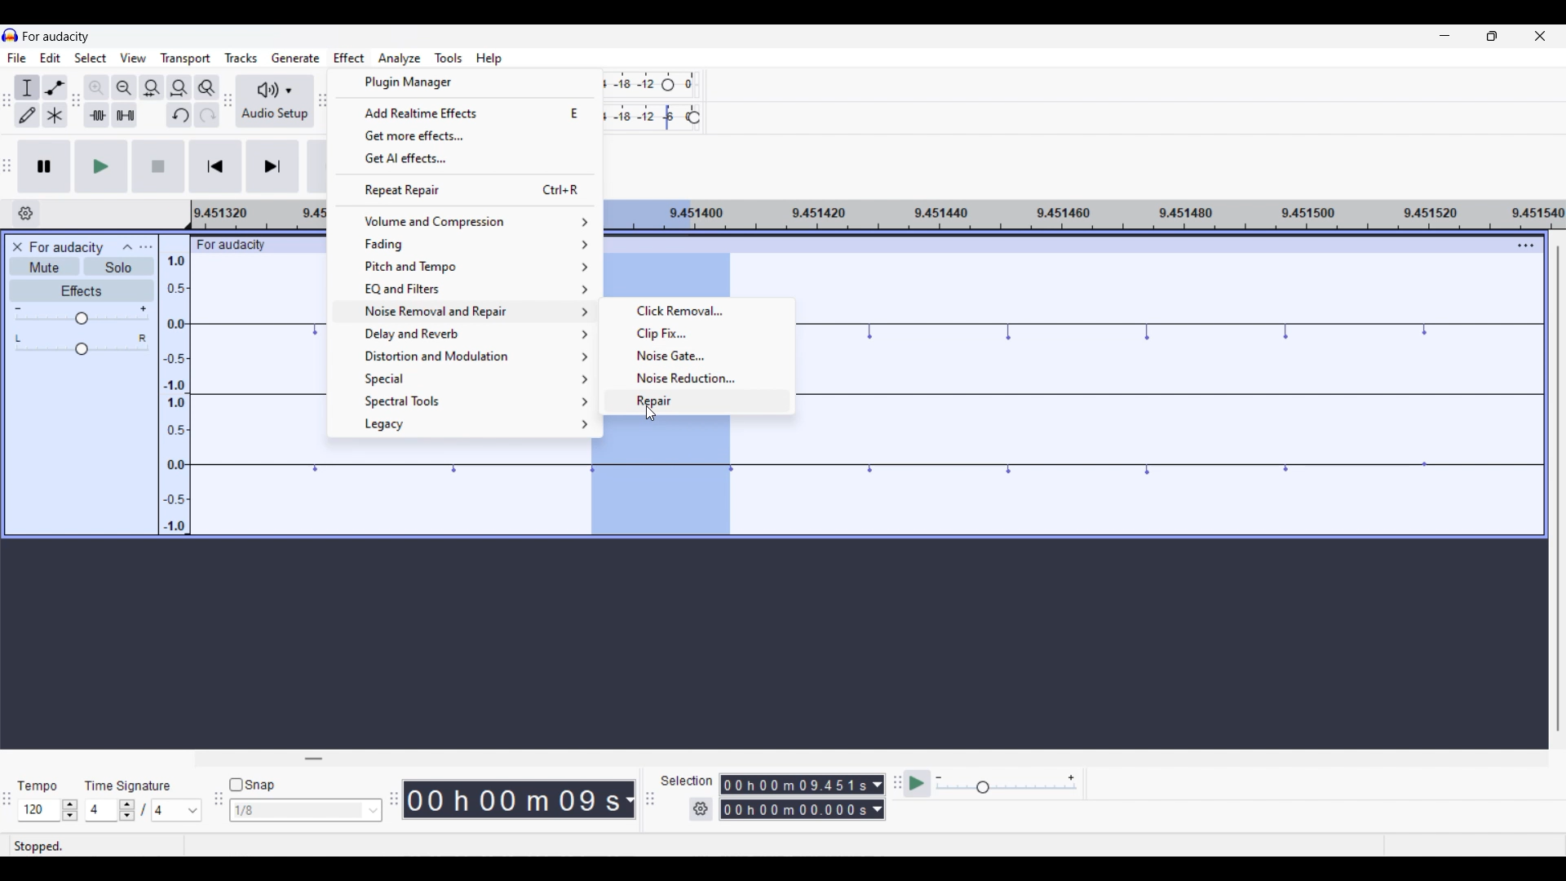  Describe the element at coordinates (394, 797) in the screenshot. I see `TIme tool bar` at that location.